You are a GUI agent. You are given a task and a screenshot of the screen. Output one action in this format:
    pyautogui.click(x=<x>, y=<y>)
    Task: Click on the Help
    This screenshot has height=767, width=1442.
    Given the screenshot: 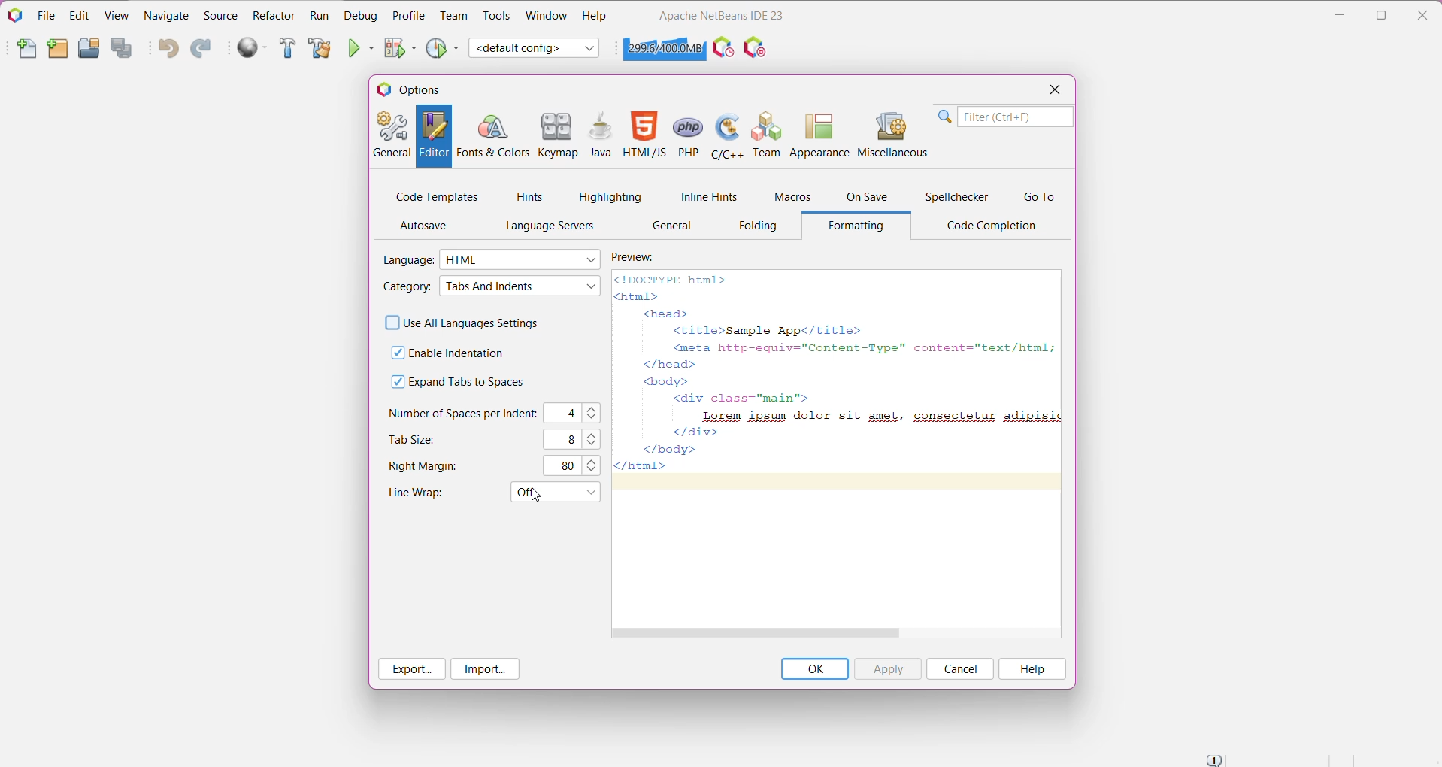 What is the action you would take?
    pyautogui.click(x=1032, y=669)
    